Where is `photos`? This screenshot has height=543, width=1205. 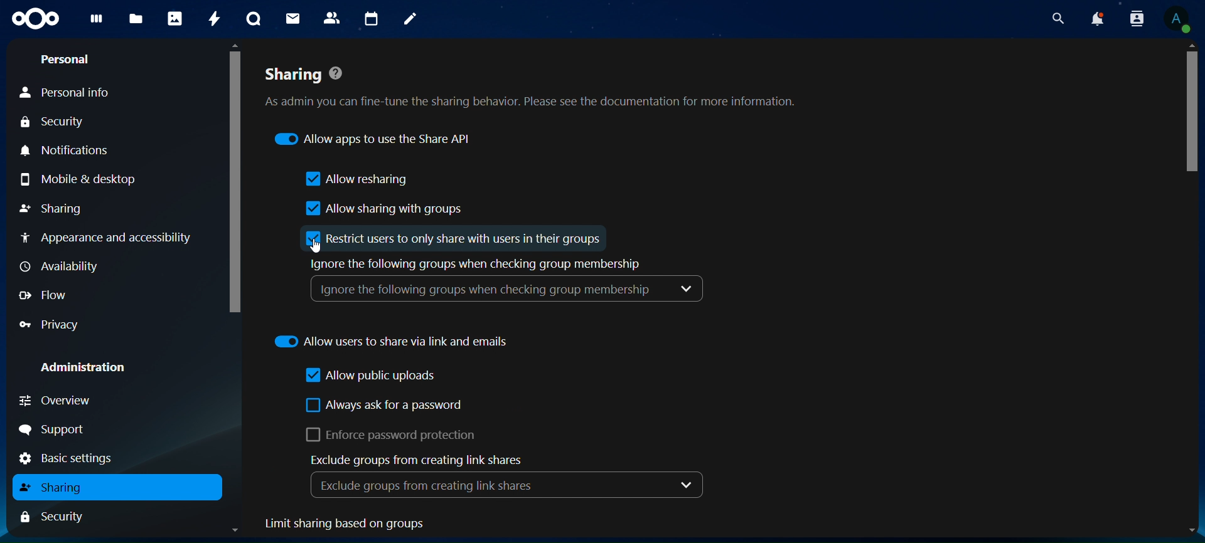
photos is located at coordinates (174, 18).